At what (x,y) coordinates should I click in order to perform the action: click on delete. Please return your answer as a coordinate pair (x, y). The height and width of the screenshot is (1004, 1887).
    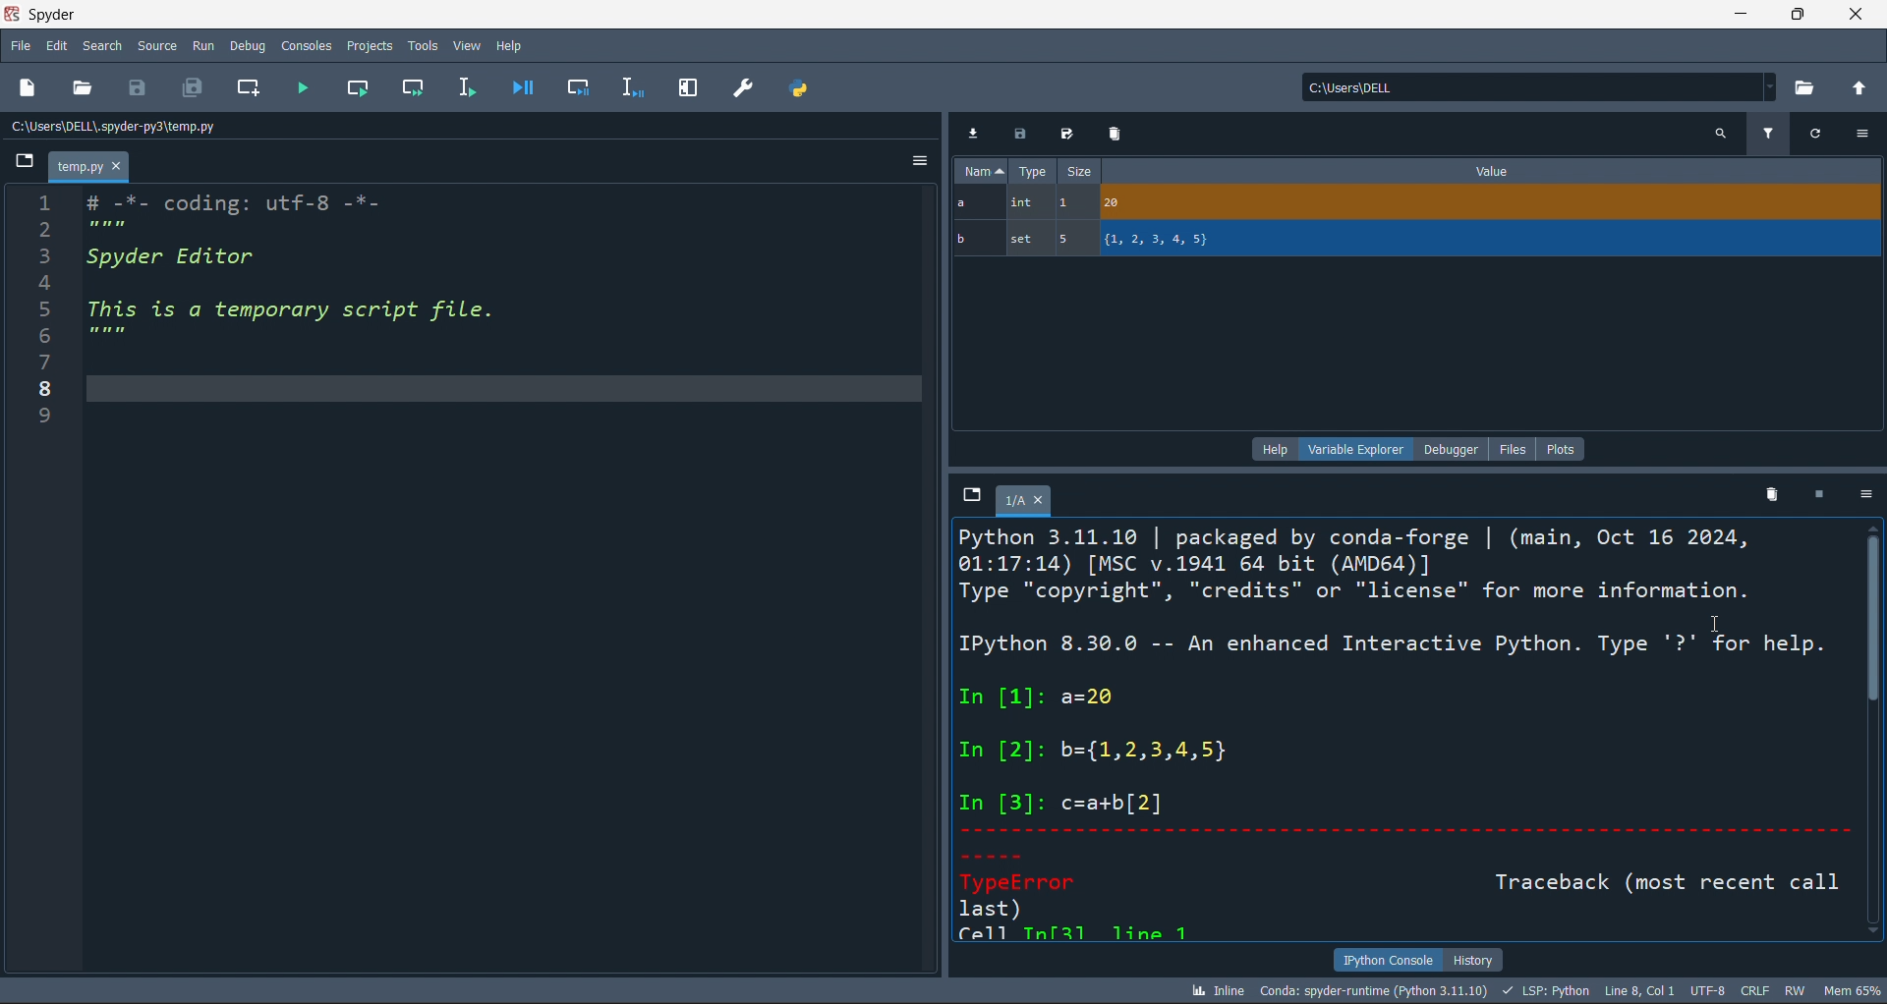
    Looking at the image, I should click on (1114, 133).